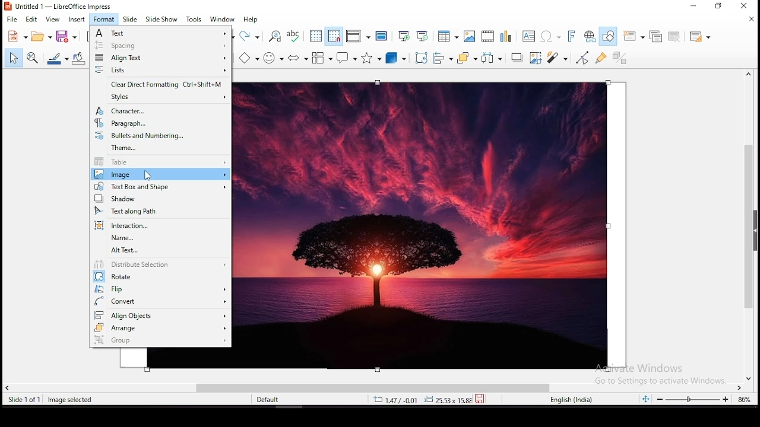 The height and width of the screenshot is (427, 760). Describe the element at coordinates (161, 33) in the screenshot. I see `text` at that location.